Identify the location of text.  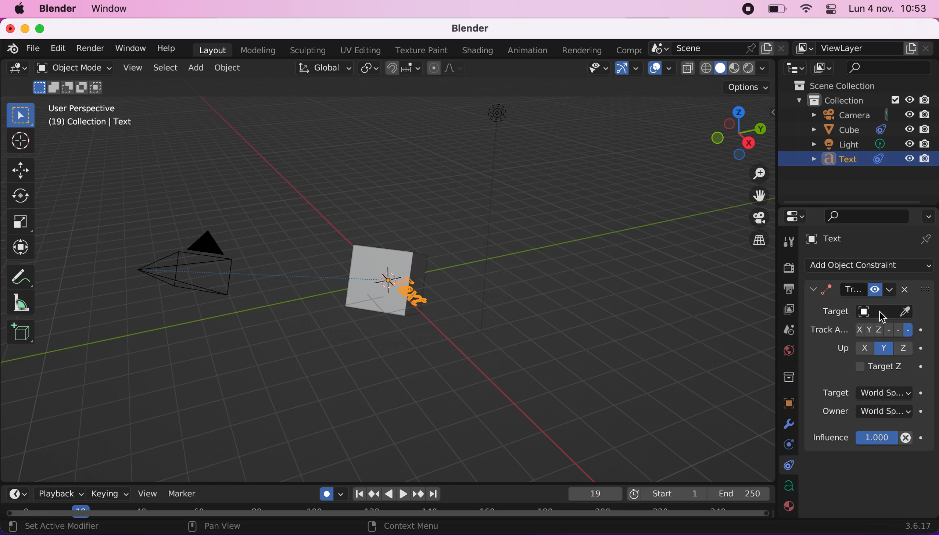
(857, 240).